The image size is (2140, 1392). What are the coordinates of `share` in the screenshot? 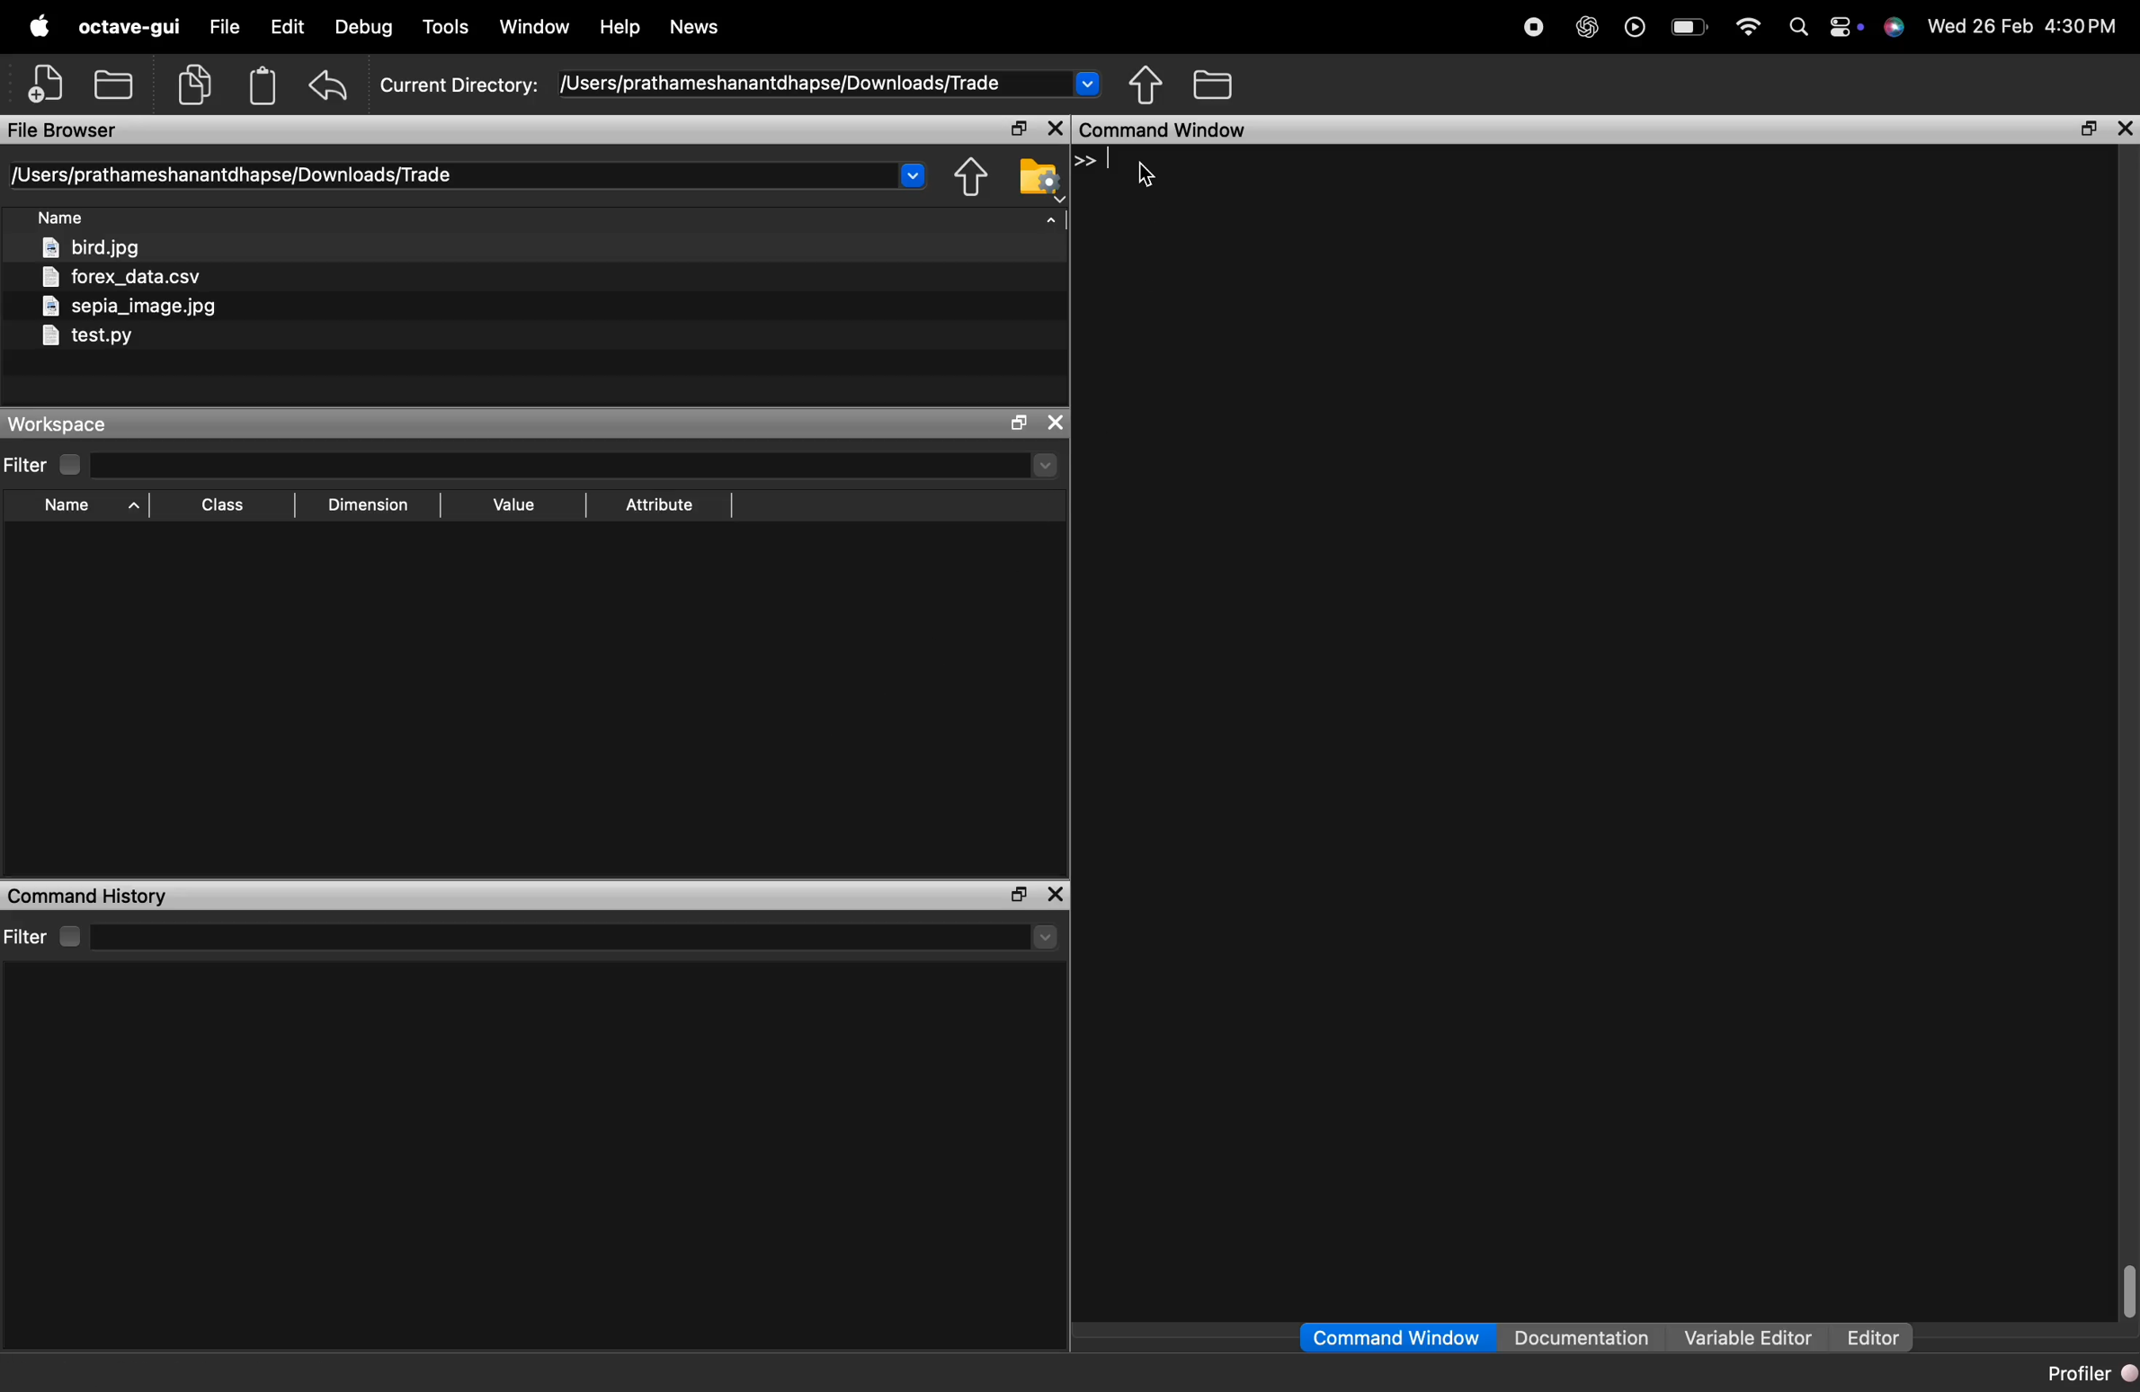 It's located at (971, 178).